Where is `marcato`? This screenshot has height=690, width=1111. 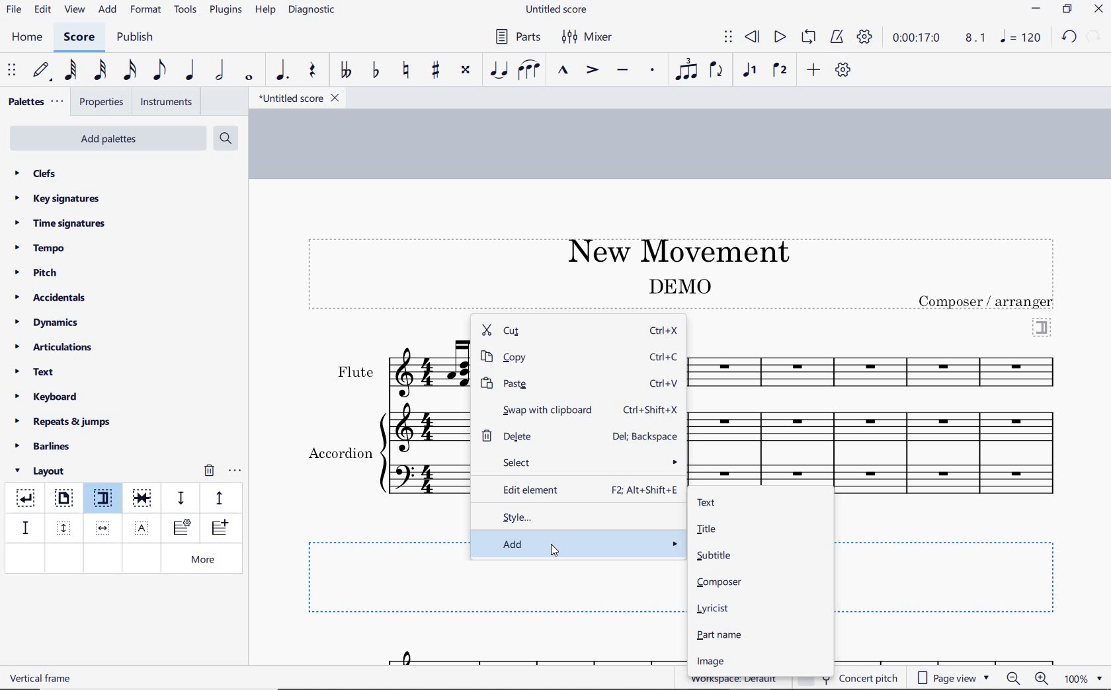
marcato is located at coordinates (565, 71).